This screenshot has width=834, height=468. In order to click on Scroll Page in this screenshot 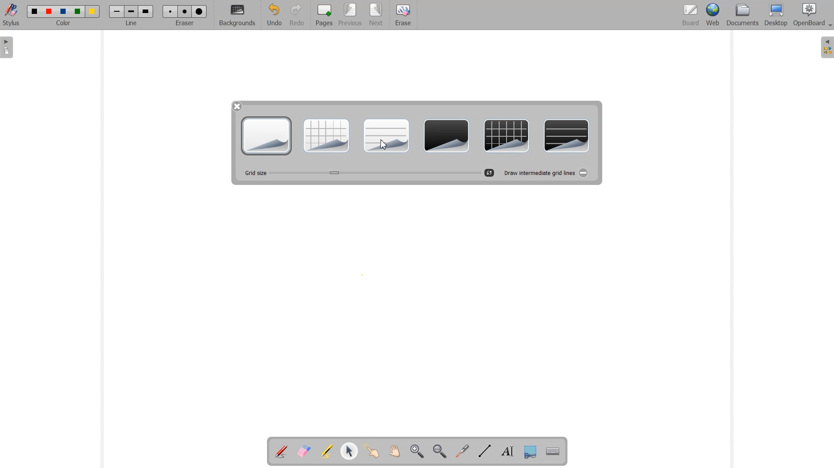, I will do `click(394, 452)`.